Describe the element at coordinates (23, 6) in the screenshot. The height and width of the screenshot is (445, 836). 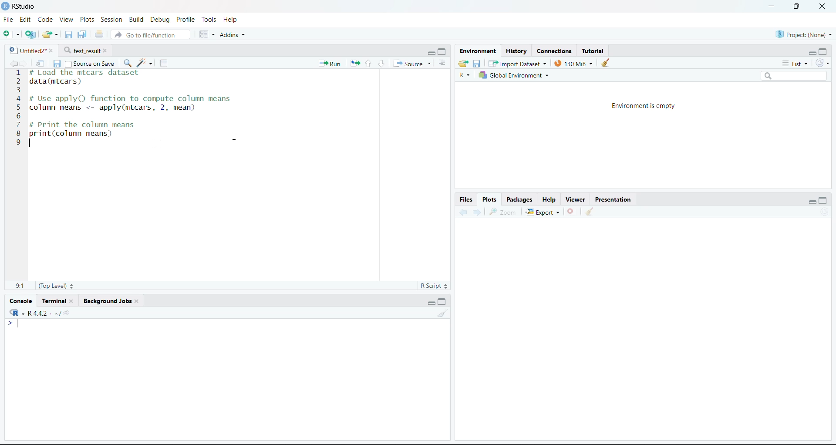
I see `RStudio` at that location.